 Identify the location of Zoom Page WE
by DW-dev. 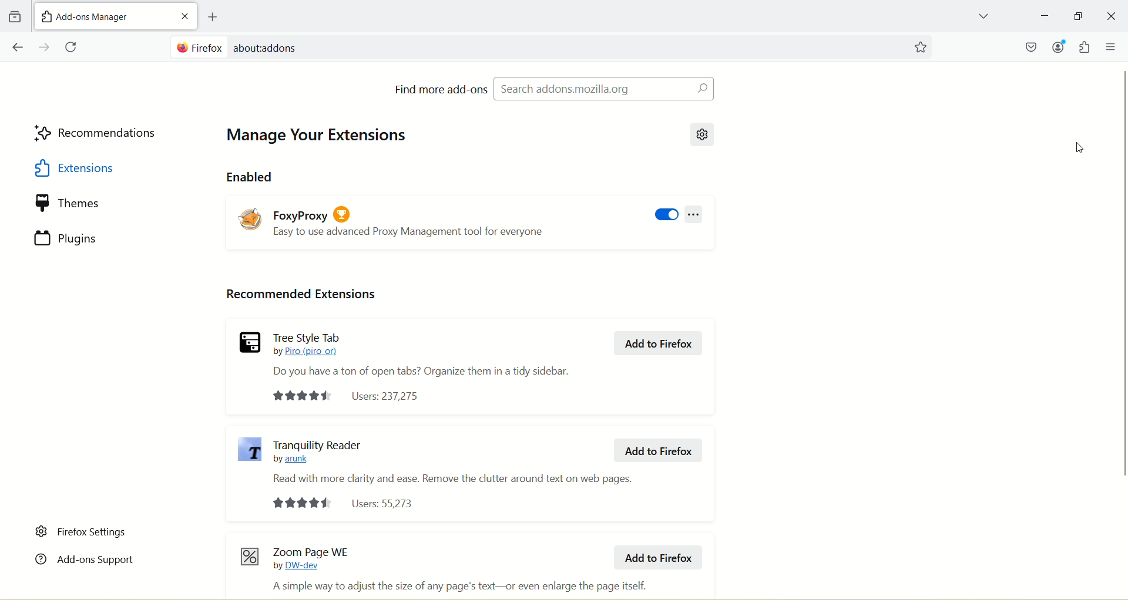
(312, 558).